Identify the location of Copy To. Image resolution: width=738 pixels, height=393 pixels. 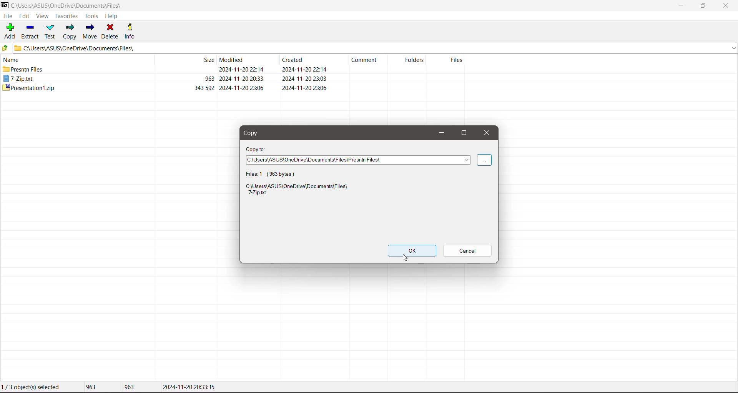
(256, 149).